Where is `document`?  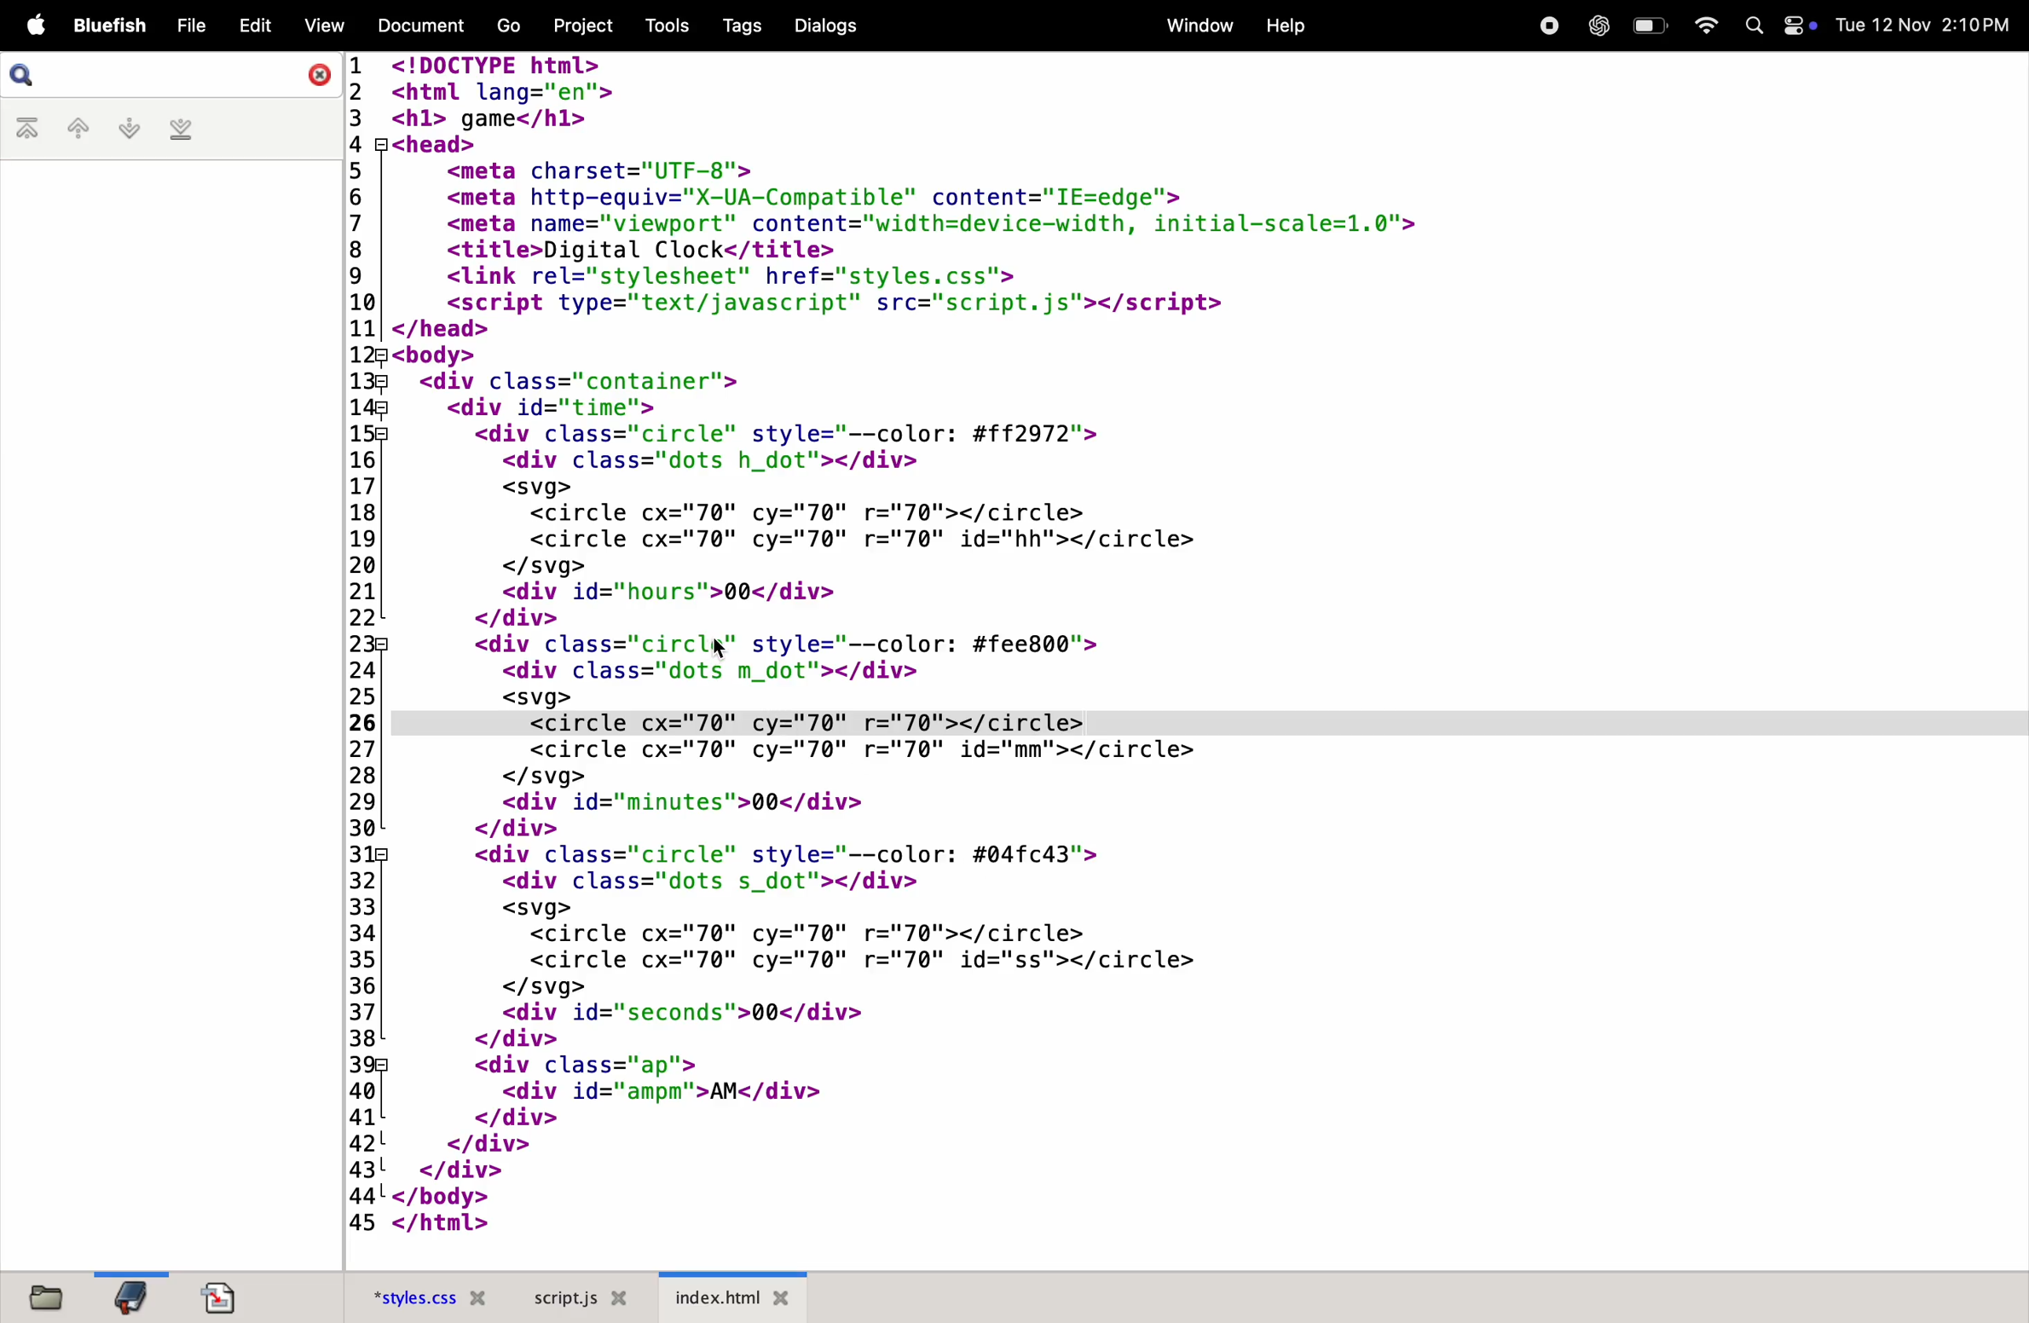
document is located at coordinates (425, 26).